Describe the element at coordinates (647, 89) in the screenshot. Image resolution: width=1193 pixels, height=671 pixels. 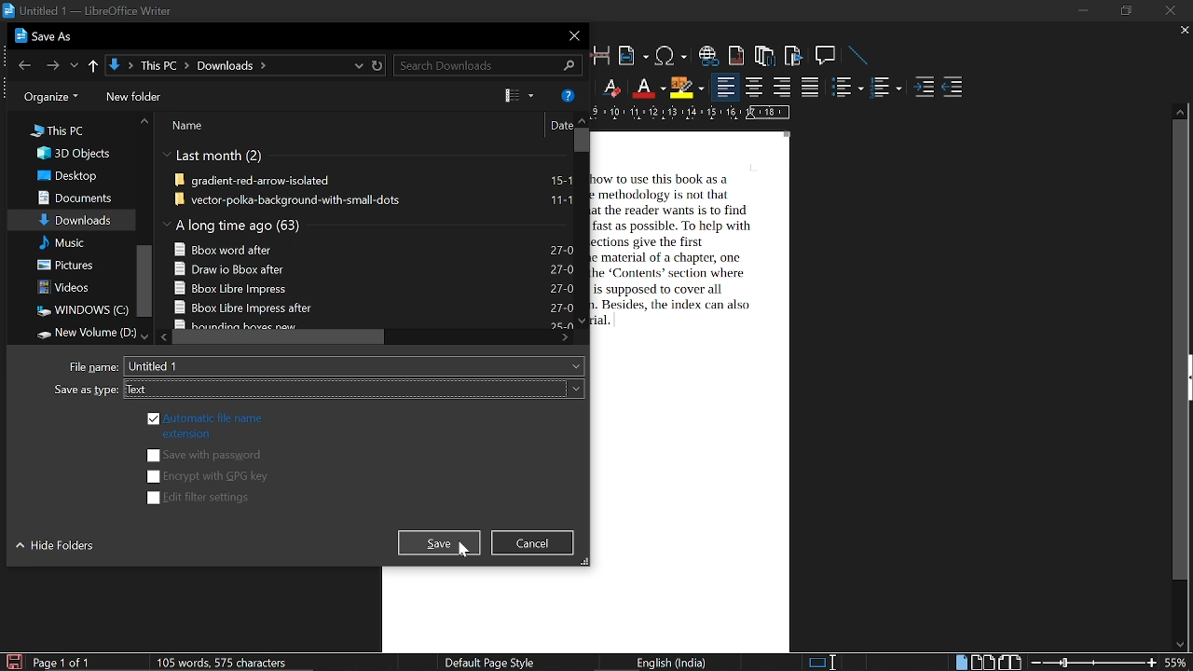
I see `font color` at that location.